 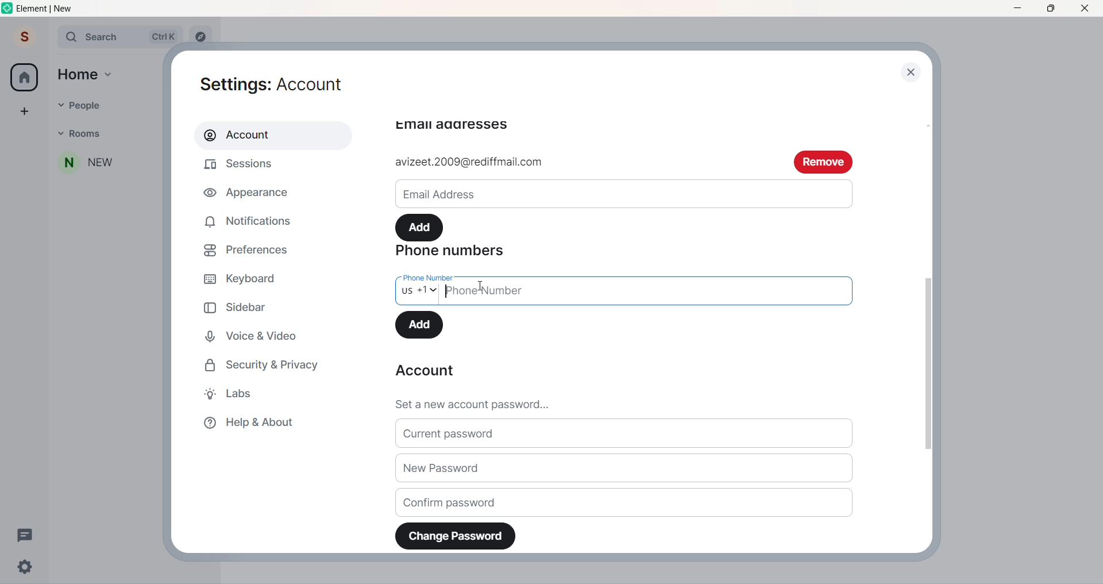 What do you see at coordinates (269, 364) in the screenshot?
I see `Security and Privacy` at bounding box center [269, 364].